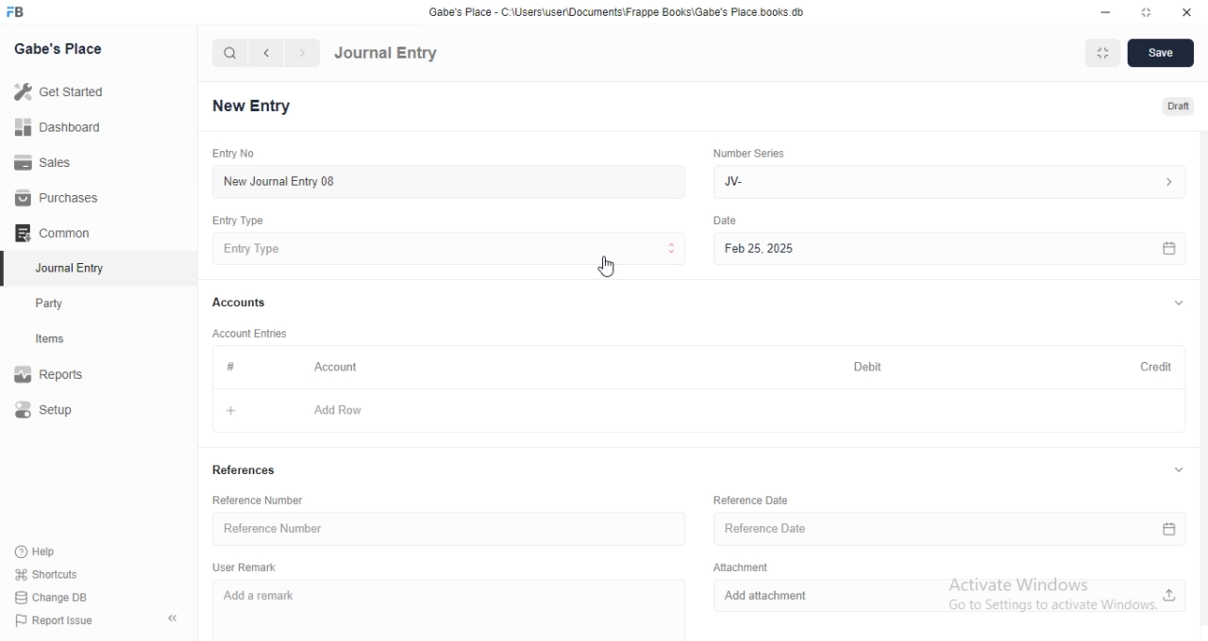 The height and width of the screenshot is (641, 1208). I want to click on selected, so click(8, 270).